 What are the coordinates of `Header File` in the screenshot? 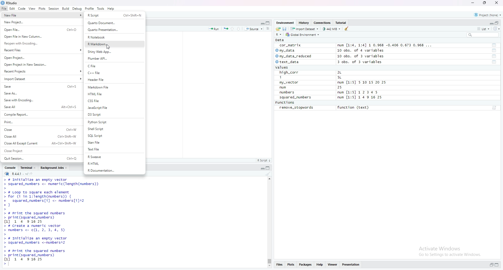 It's located at (112, 80).